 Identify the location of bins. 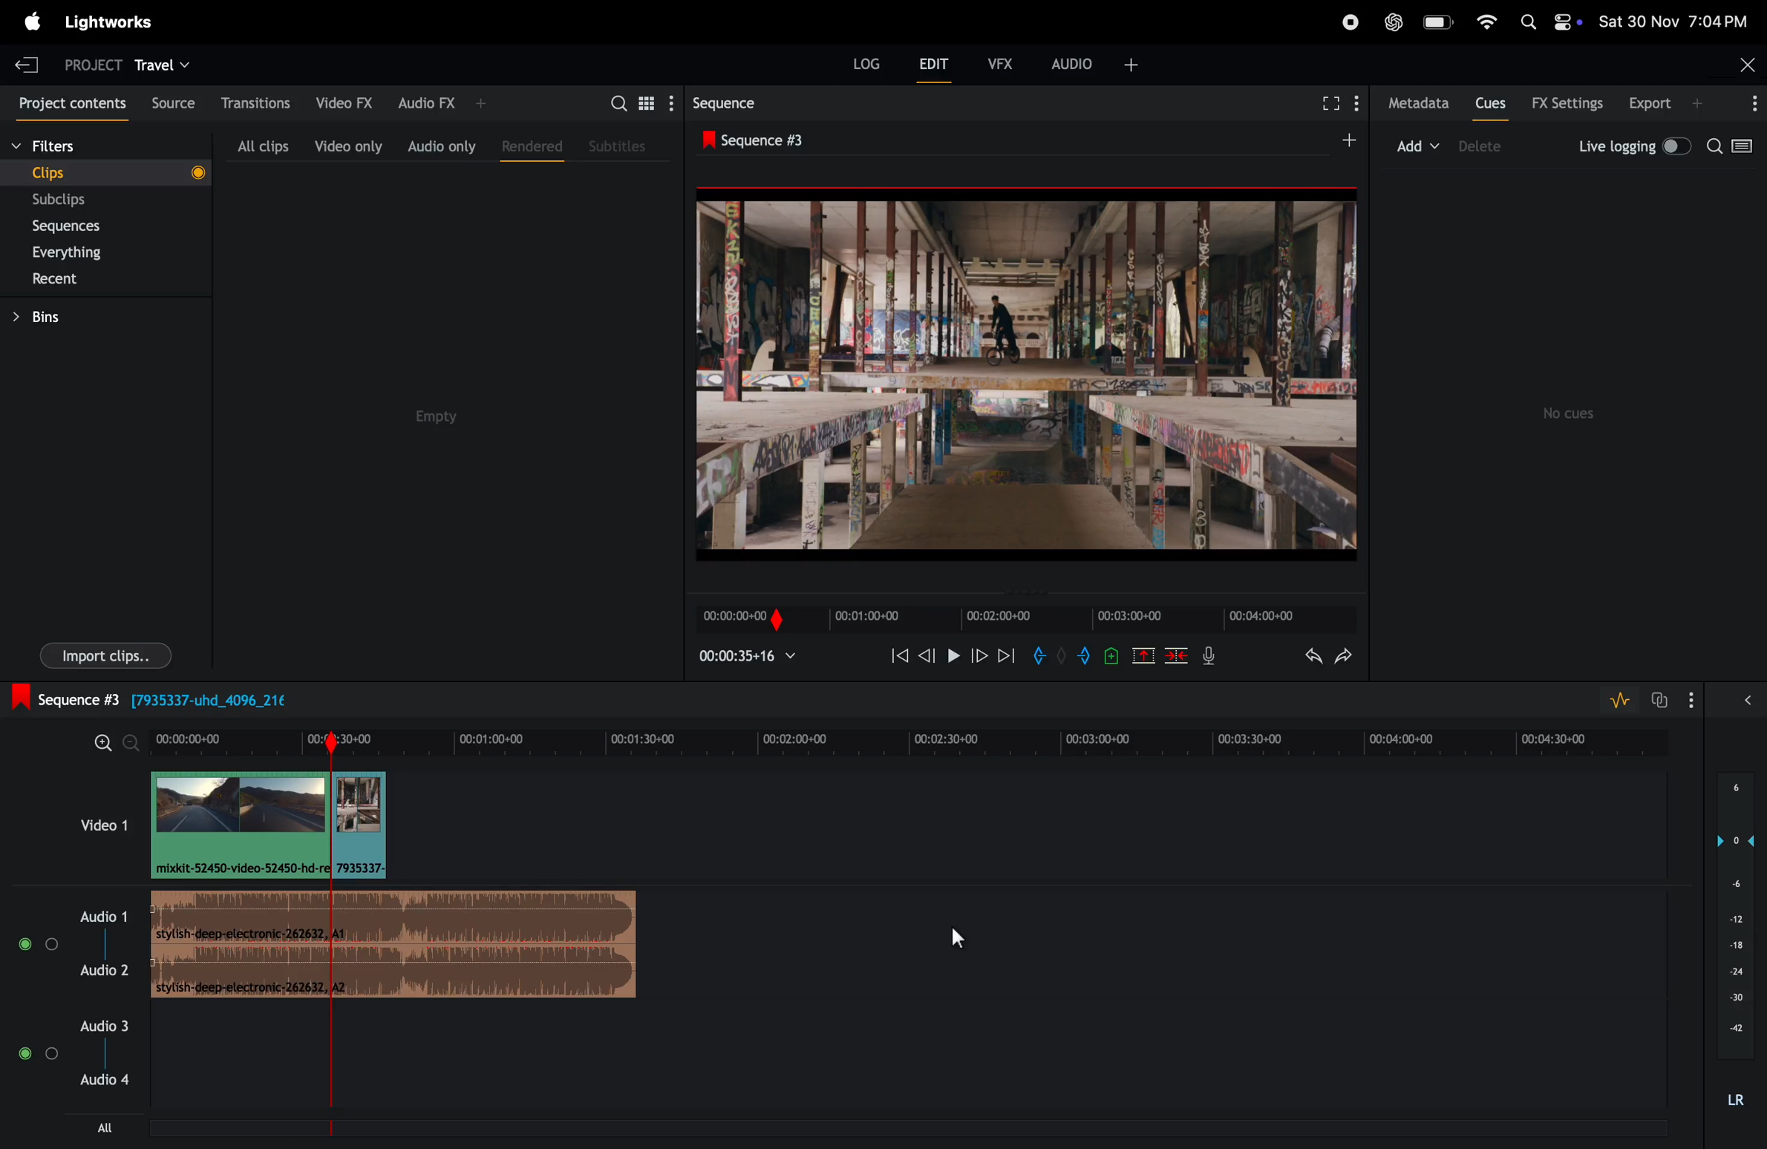
(60, 315).